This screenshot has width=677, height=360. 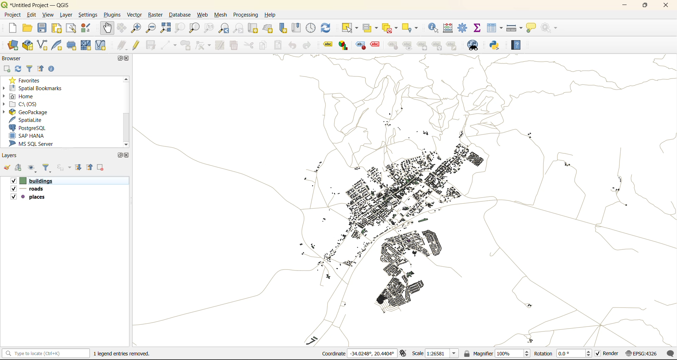 I want to click on raster, so click(x=155, y=15).